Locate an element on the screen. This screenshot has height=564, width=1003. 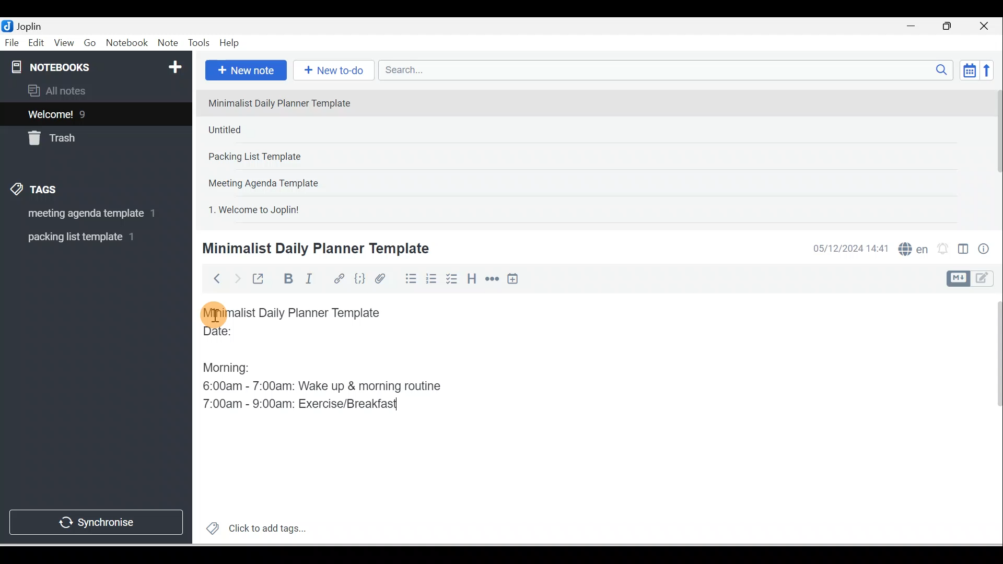
Date: is located at coordinates (247, 336).